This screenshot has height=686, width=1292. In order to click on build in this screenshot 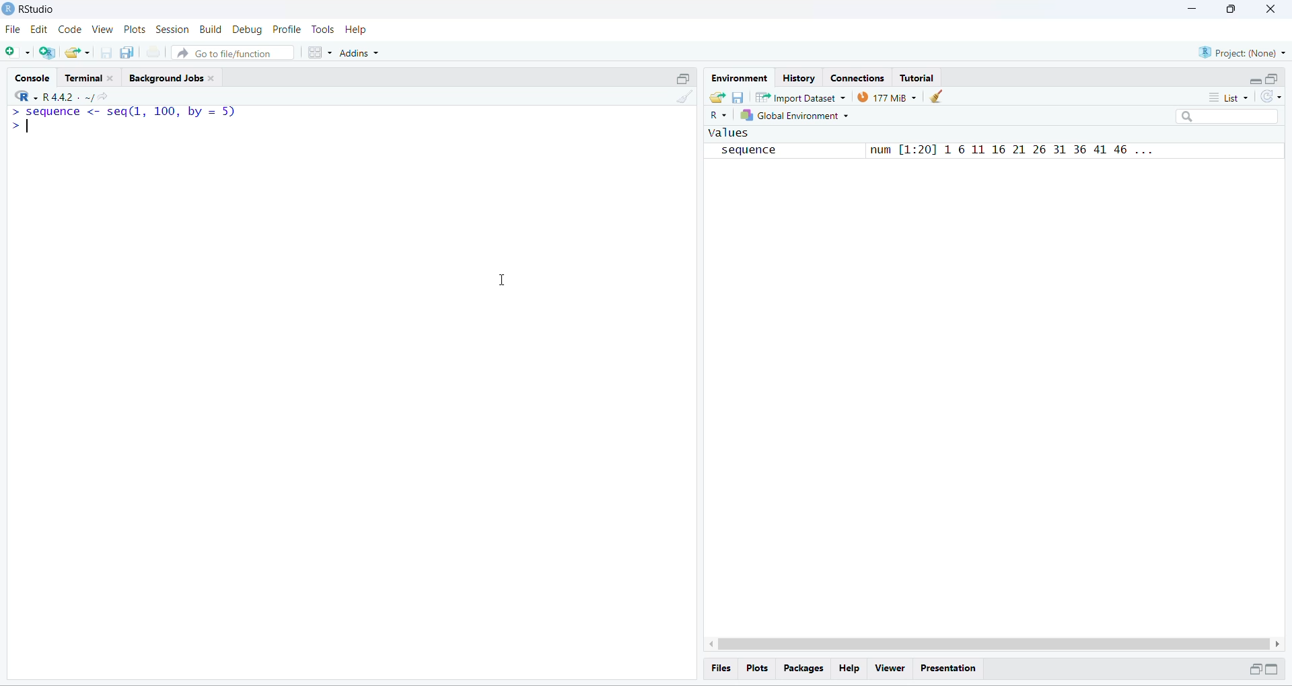, I will do `click(211, 30)`.